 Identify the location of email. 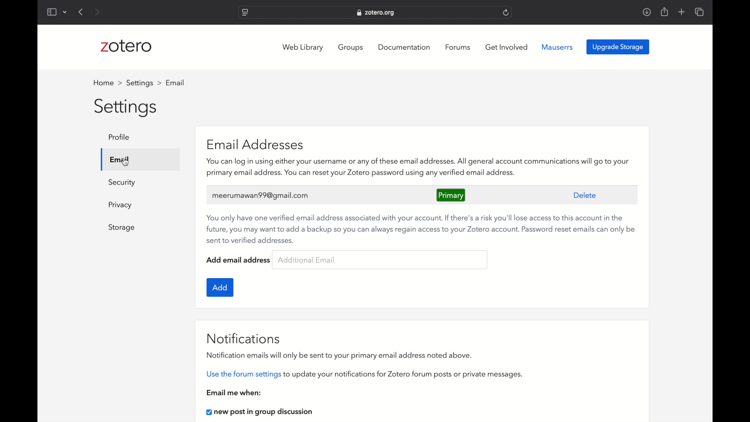
(119, 159).